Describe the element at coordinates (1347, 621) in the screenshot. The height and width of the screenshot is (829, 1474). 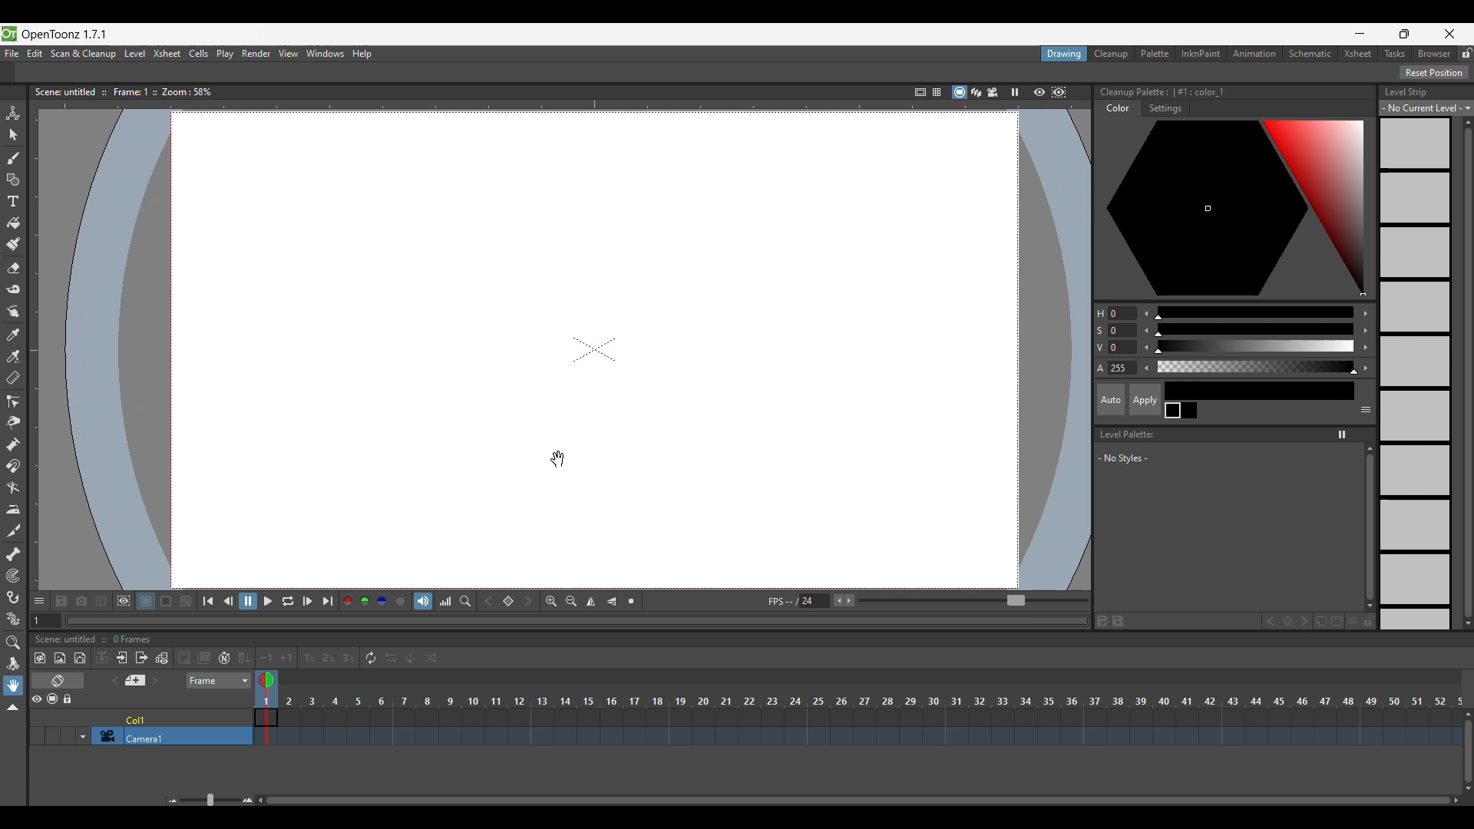
I see `New style` at that location.